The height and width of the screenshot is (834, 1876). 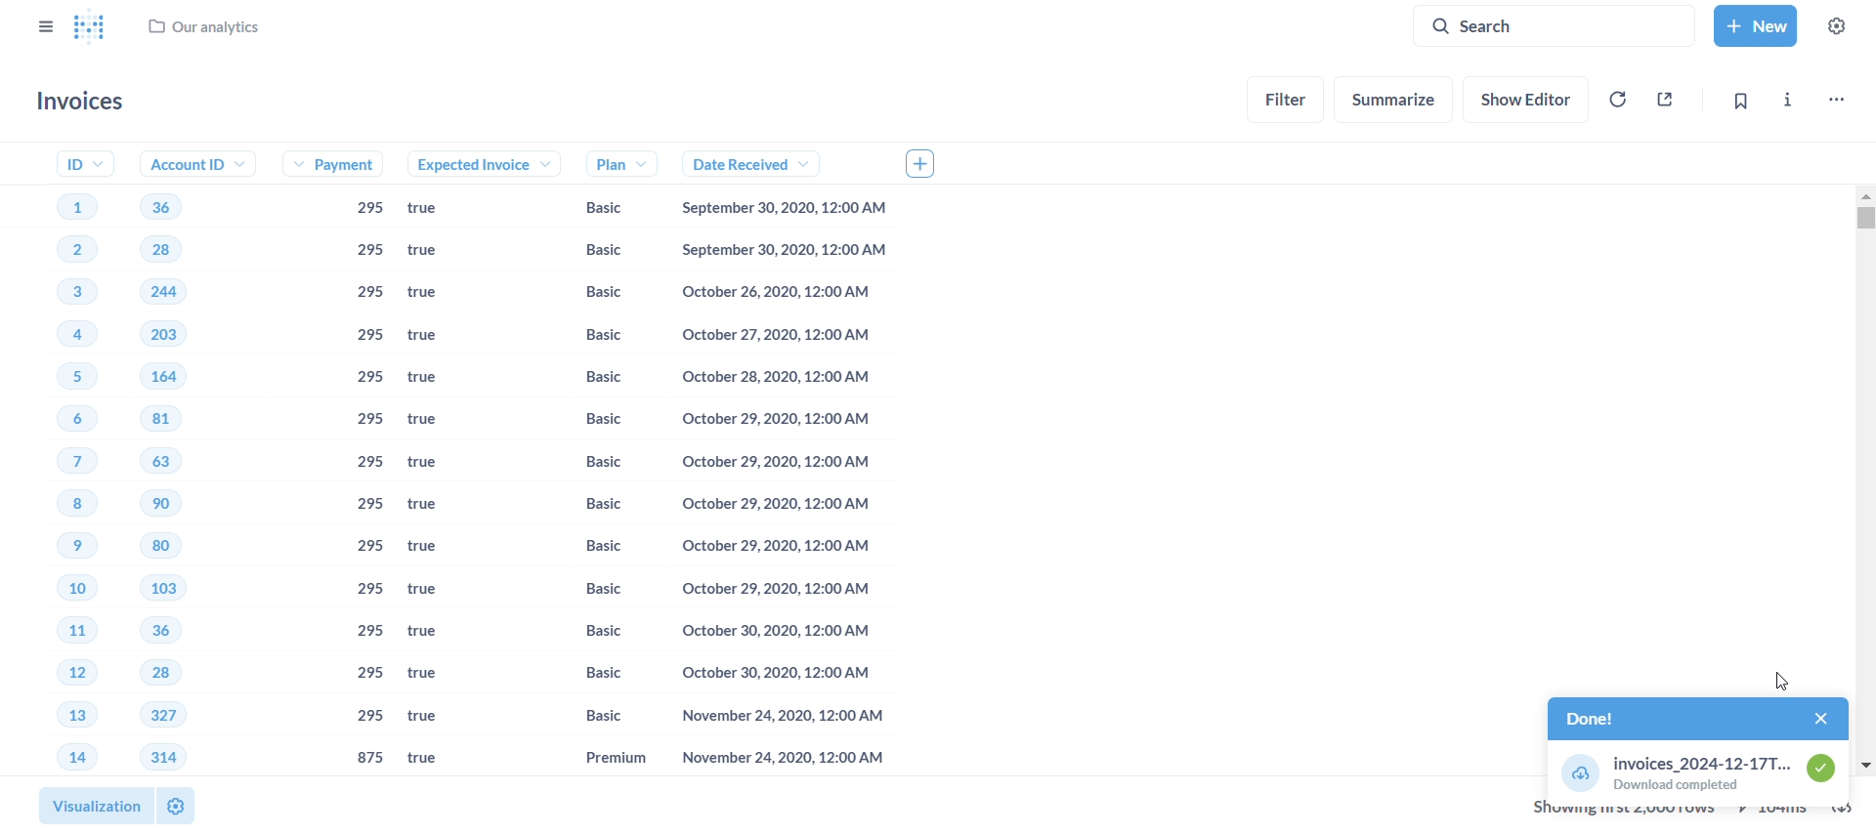 What do you see at coordinates (770, 587) in the screenshot?
I see `October 29,2020, 12:00 AM` at bounding box center [770, 587].